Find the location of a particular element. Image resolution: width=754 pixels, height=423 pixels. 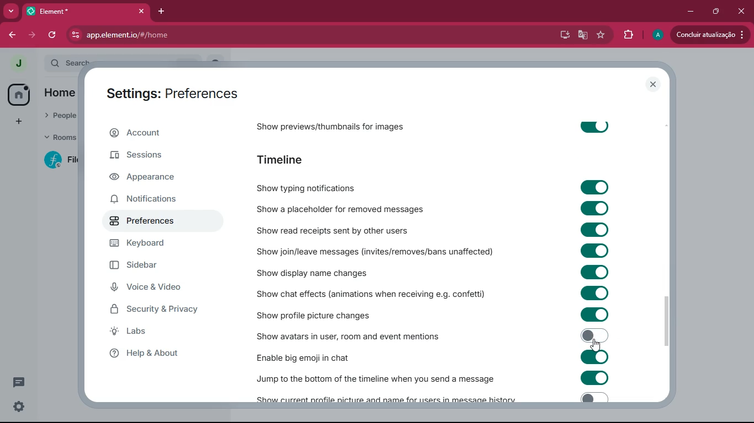

settings is located at coordinates (19, 408).